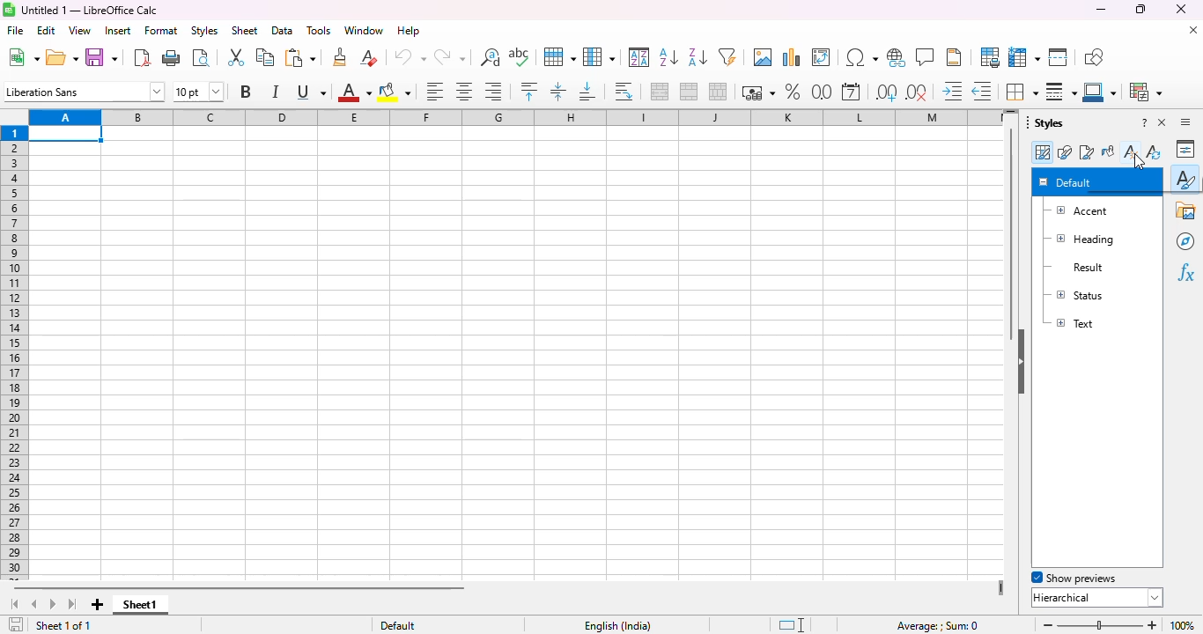 The image size is (1203, 634). I want to click on text language, so click(616, 626).